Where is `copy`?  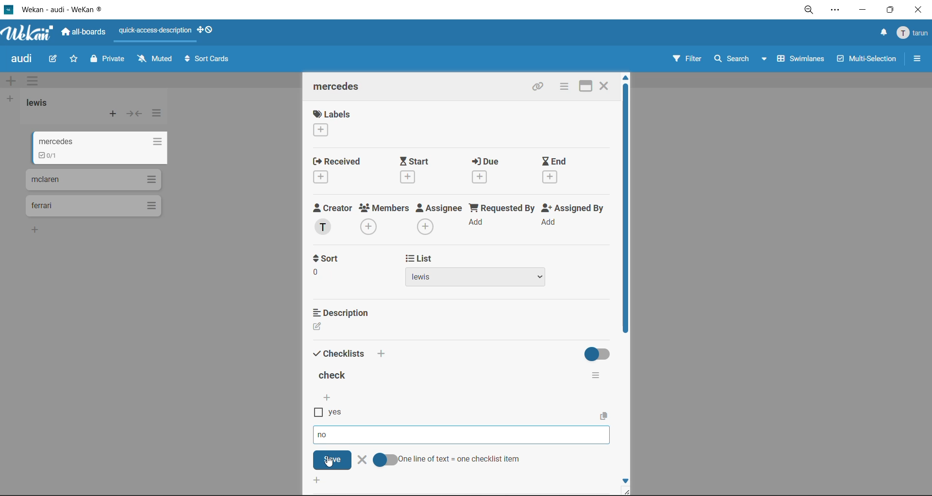 copy is located at coordinates (606, 415).